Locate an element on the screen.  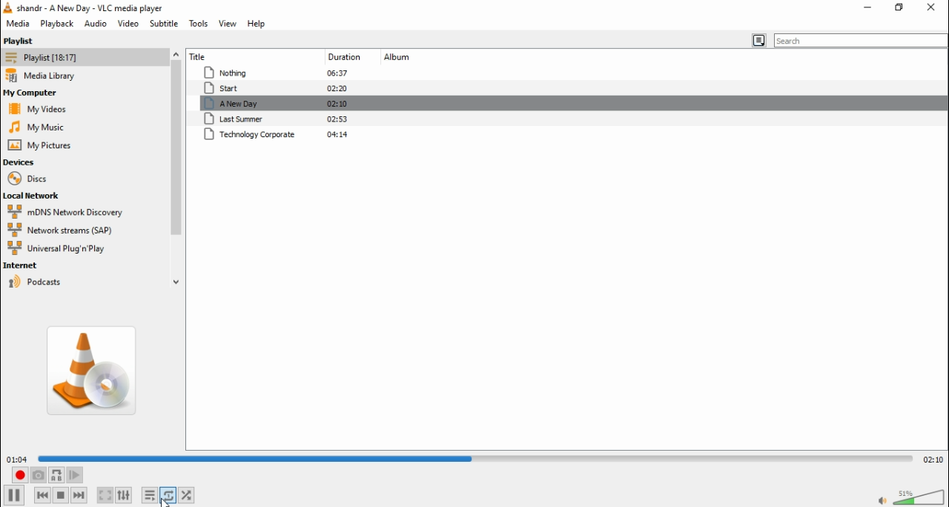
previous media in playlist, skips backward when held is located at coordinates (42, 494).